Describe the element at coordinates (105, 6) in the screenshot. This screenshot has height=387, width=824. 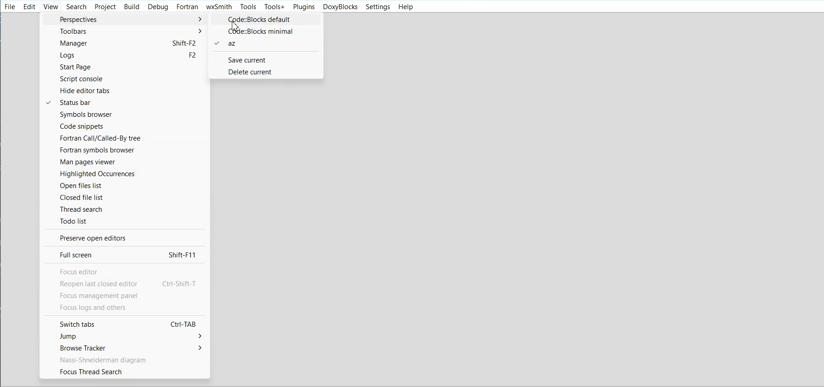
I see `Project` at that location.